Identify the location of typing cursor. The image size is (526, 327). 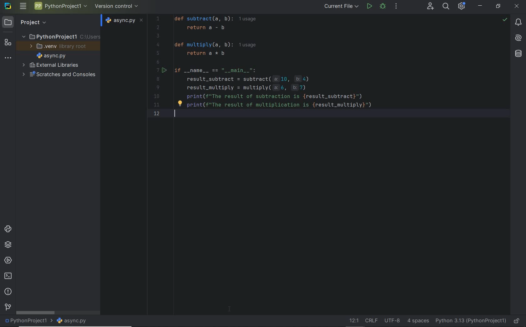
(176, 116).